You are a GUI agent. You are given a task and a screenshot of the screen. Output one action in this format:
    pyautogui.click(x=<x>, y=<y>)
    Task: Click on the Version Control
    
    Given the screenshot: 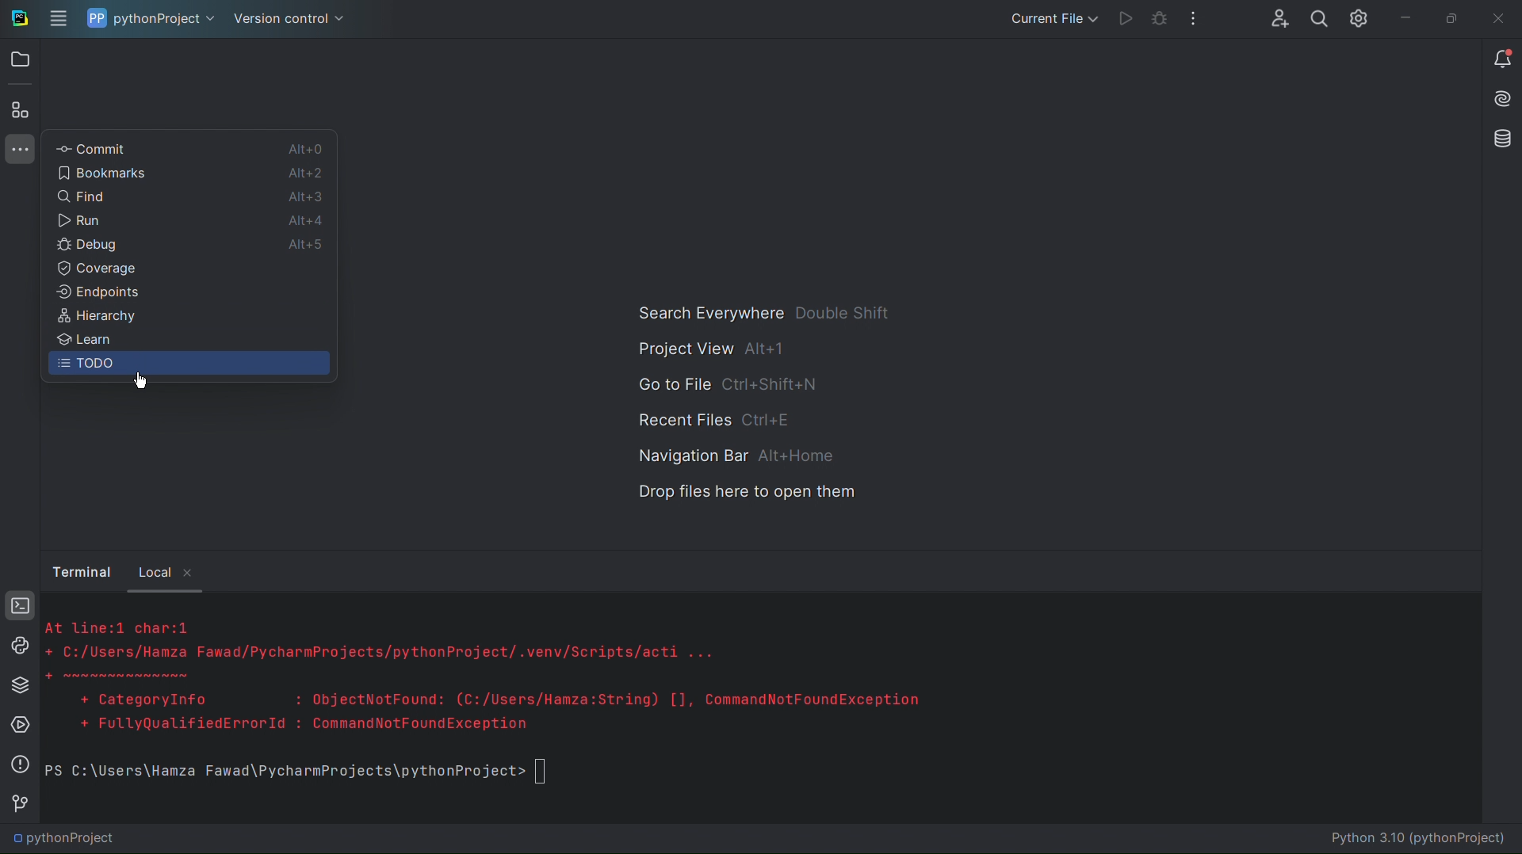 What is the action you would take?
    pyautogui.click(x=20, y=807)
    